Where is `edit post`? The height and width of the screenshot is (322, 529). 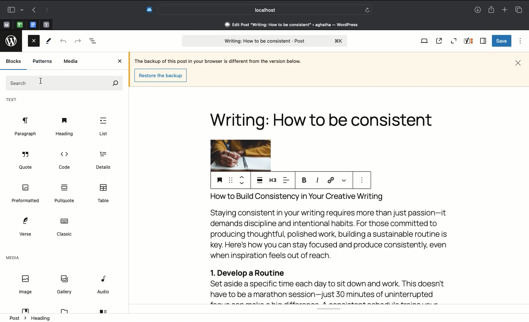 edit post is located at coordinates (292, 25).